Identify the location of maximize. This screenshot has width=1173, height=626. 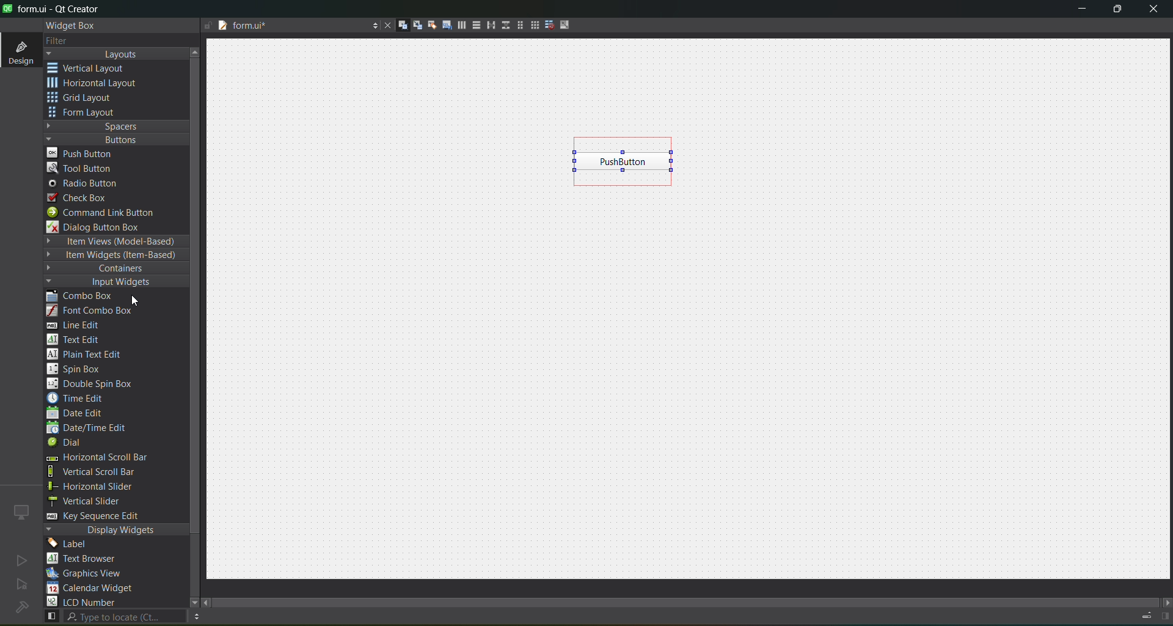
(1118, 11).